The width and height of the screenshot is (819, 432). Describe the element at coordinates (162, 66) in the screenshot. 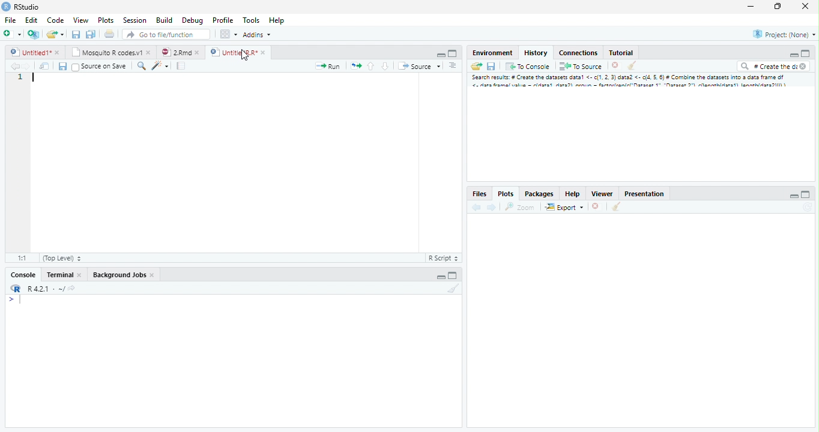

I see `Code beautify` at that location.